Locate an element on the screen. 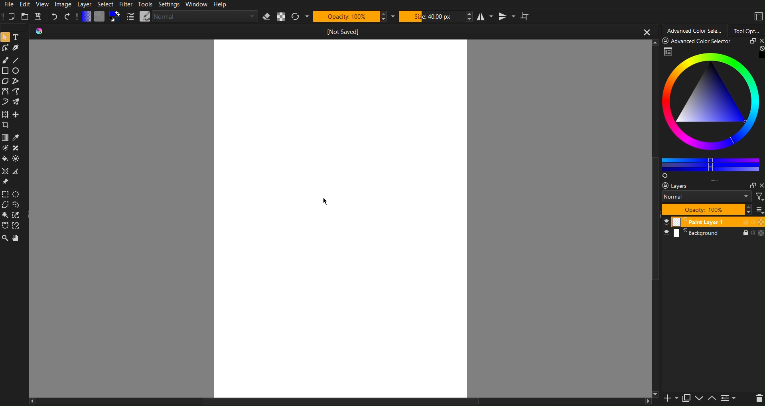   is located at coordinates (654, 248).